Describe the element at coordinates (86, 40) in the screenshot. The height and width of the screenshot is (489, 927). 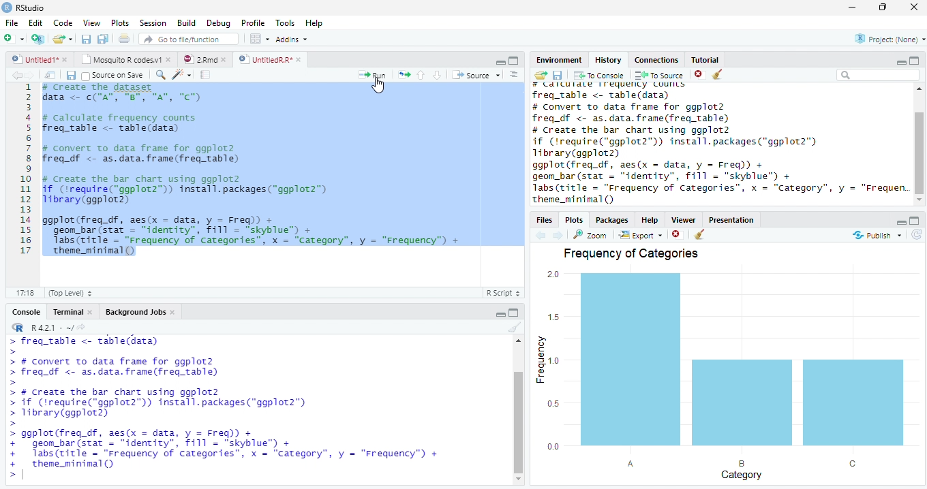
I see `Save` at that location.